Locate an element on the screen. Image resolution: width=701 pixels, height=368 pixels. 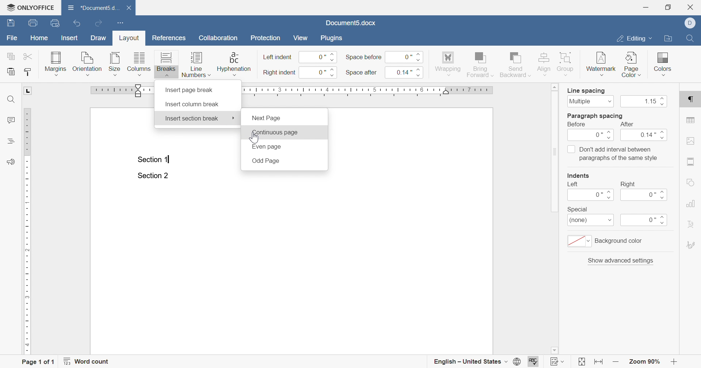
headings is located at coordinates (10, 141).